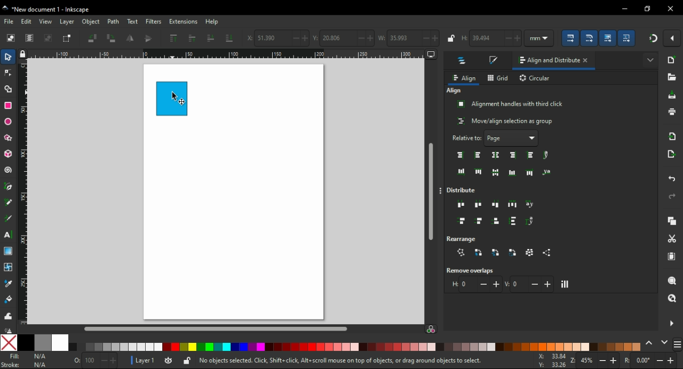 The height and width of the screenshot is (369, 683). What do you see at coordinates (8, 170) in the screenshot?
I see `spiral tool` at bounding box center [8, 170].